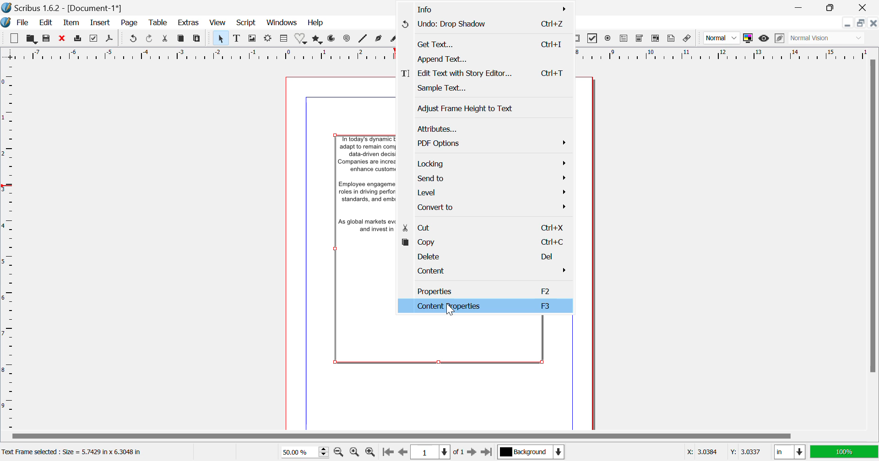 Image resolution: width=879 pixels, height=461 pixels. Describe the element at coordinates (32, 38) in the screenshot. I see `Open to` at that location.